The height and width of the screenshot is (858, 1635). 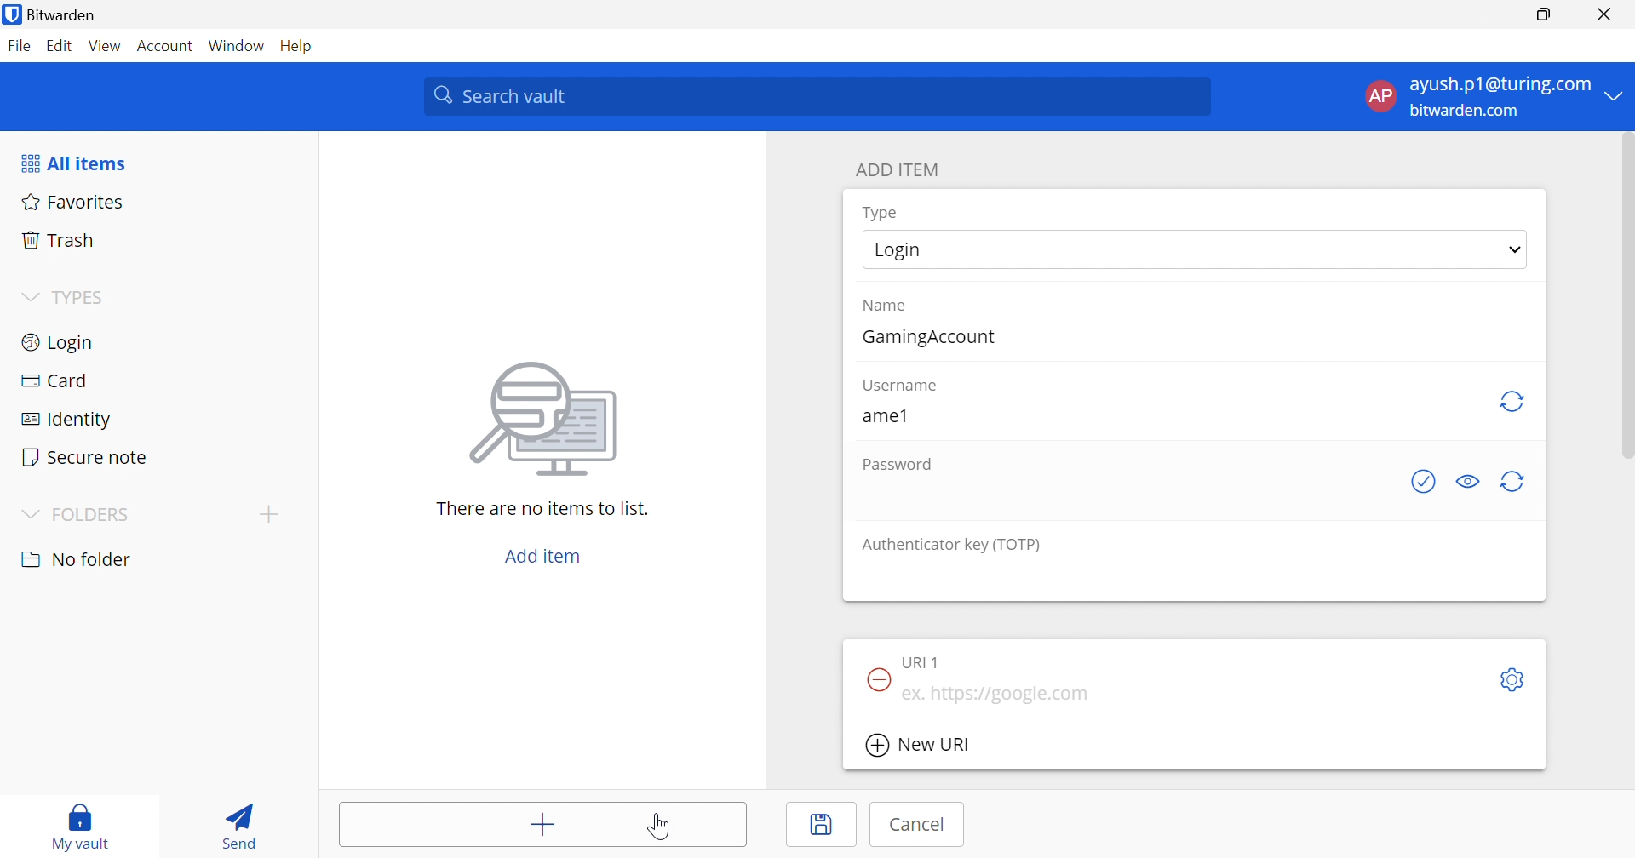 I want to click on Identity, so click(x=68, y=421).